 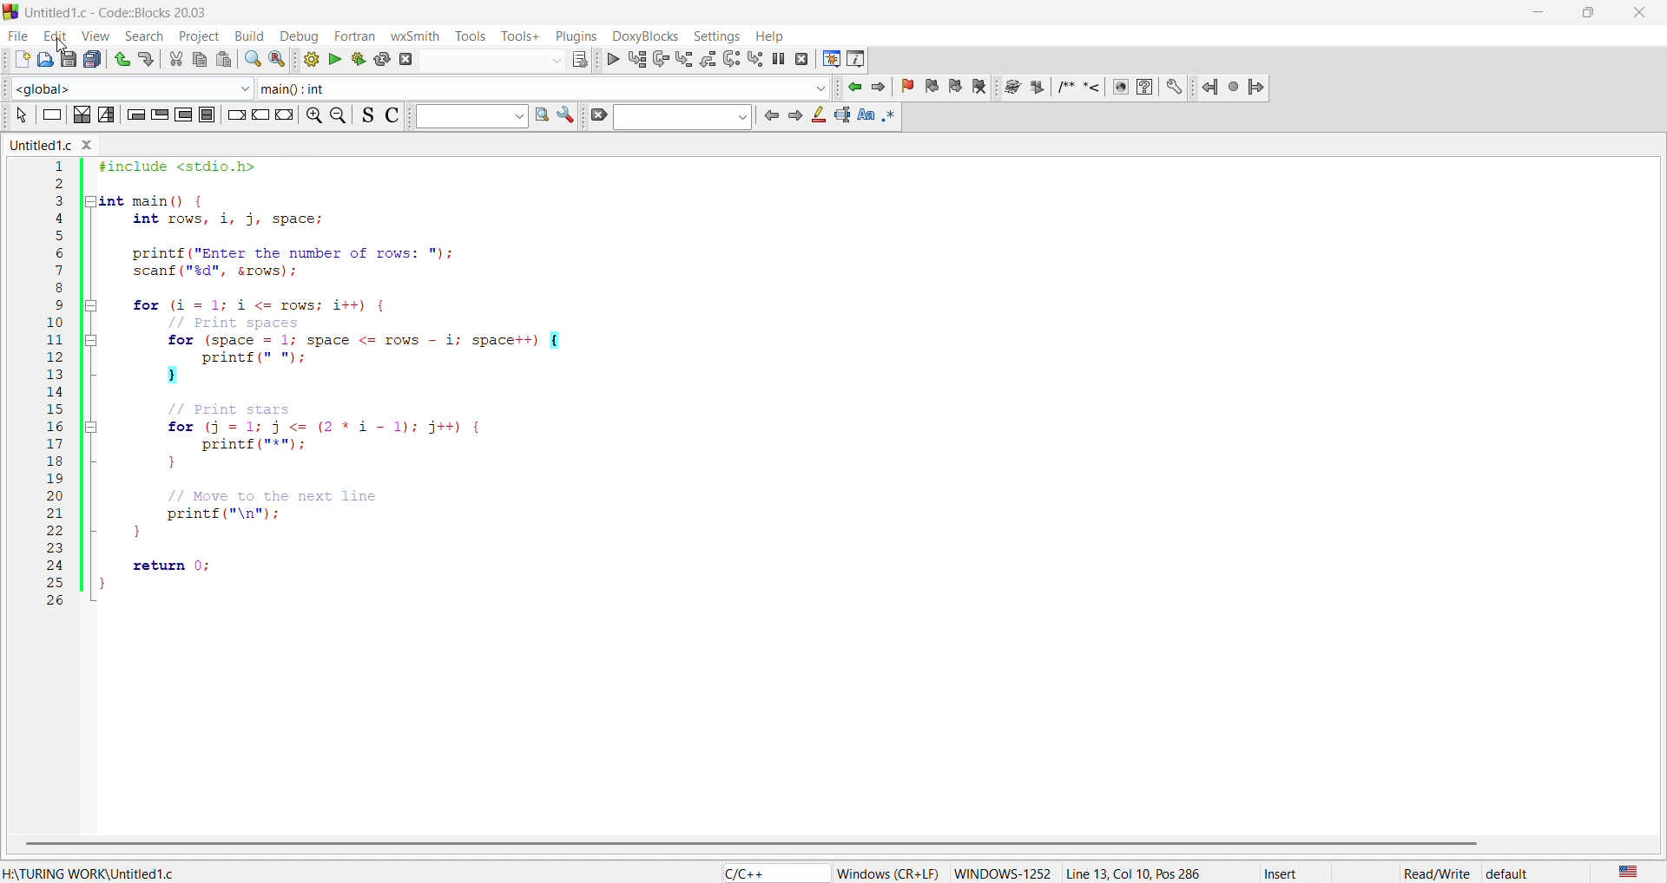 What do you see at coordinates (774, 873) in the screenshot?
I see `C/C++` at bounding box center [774, 873].